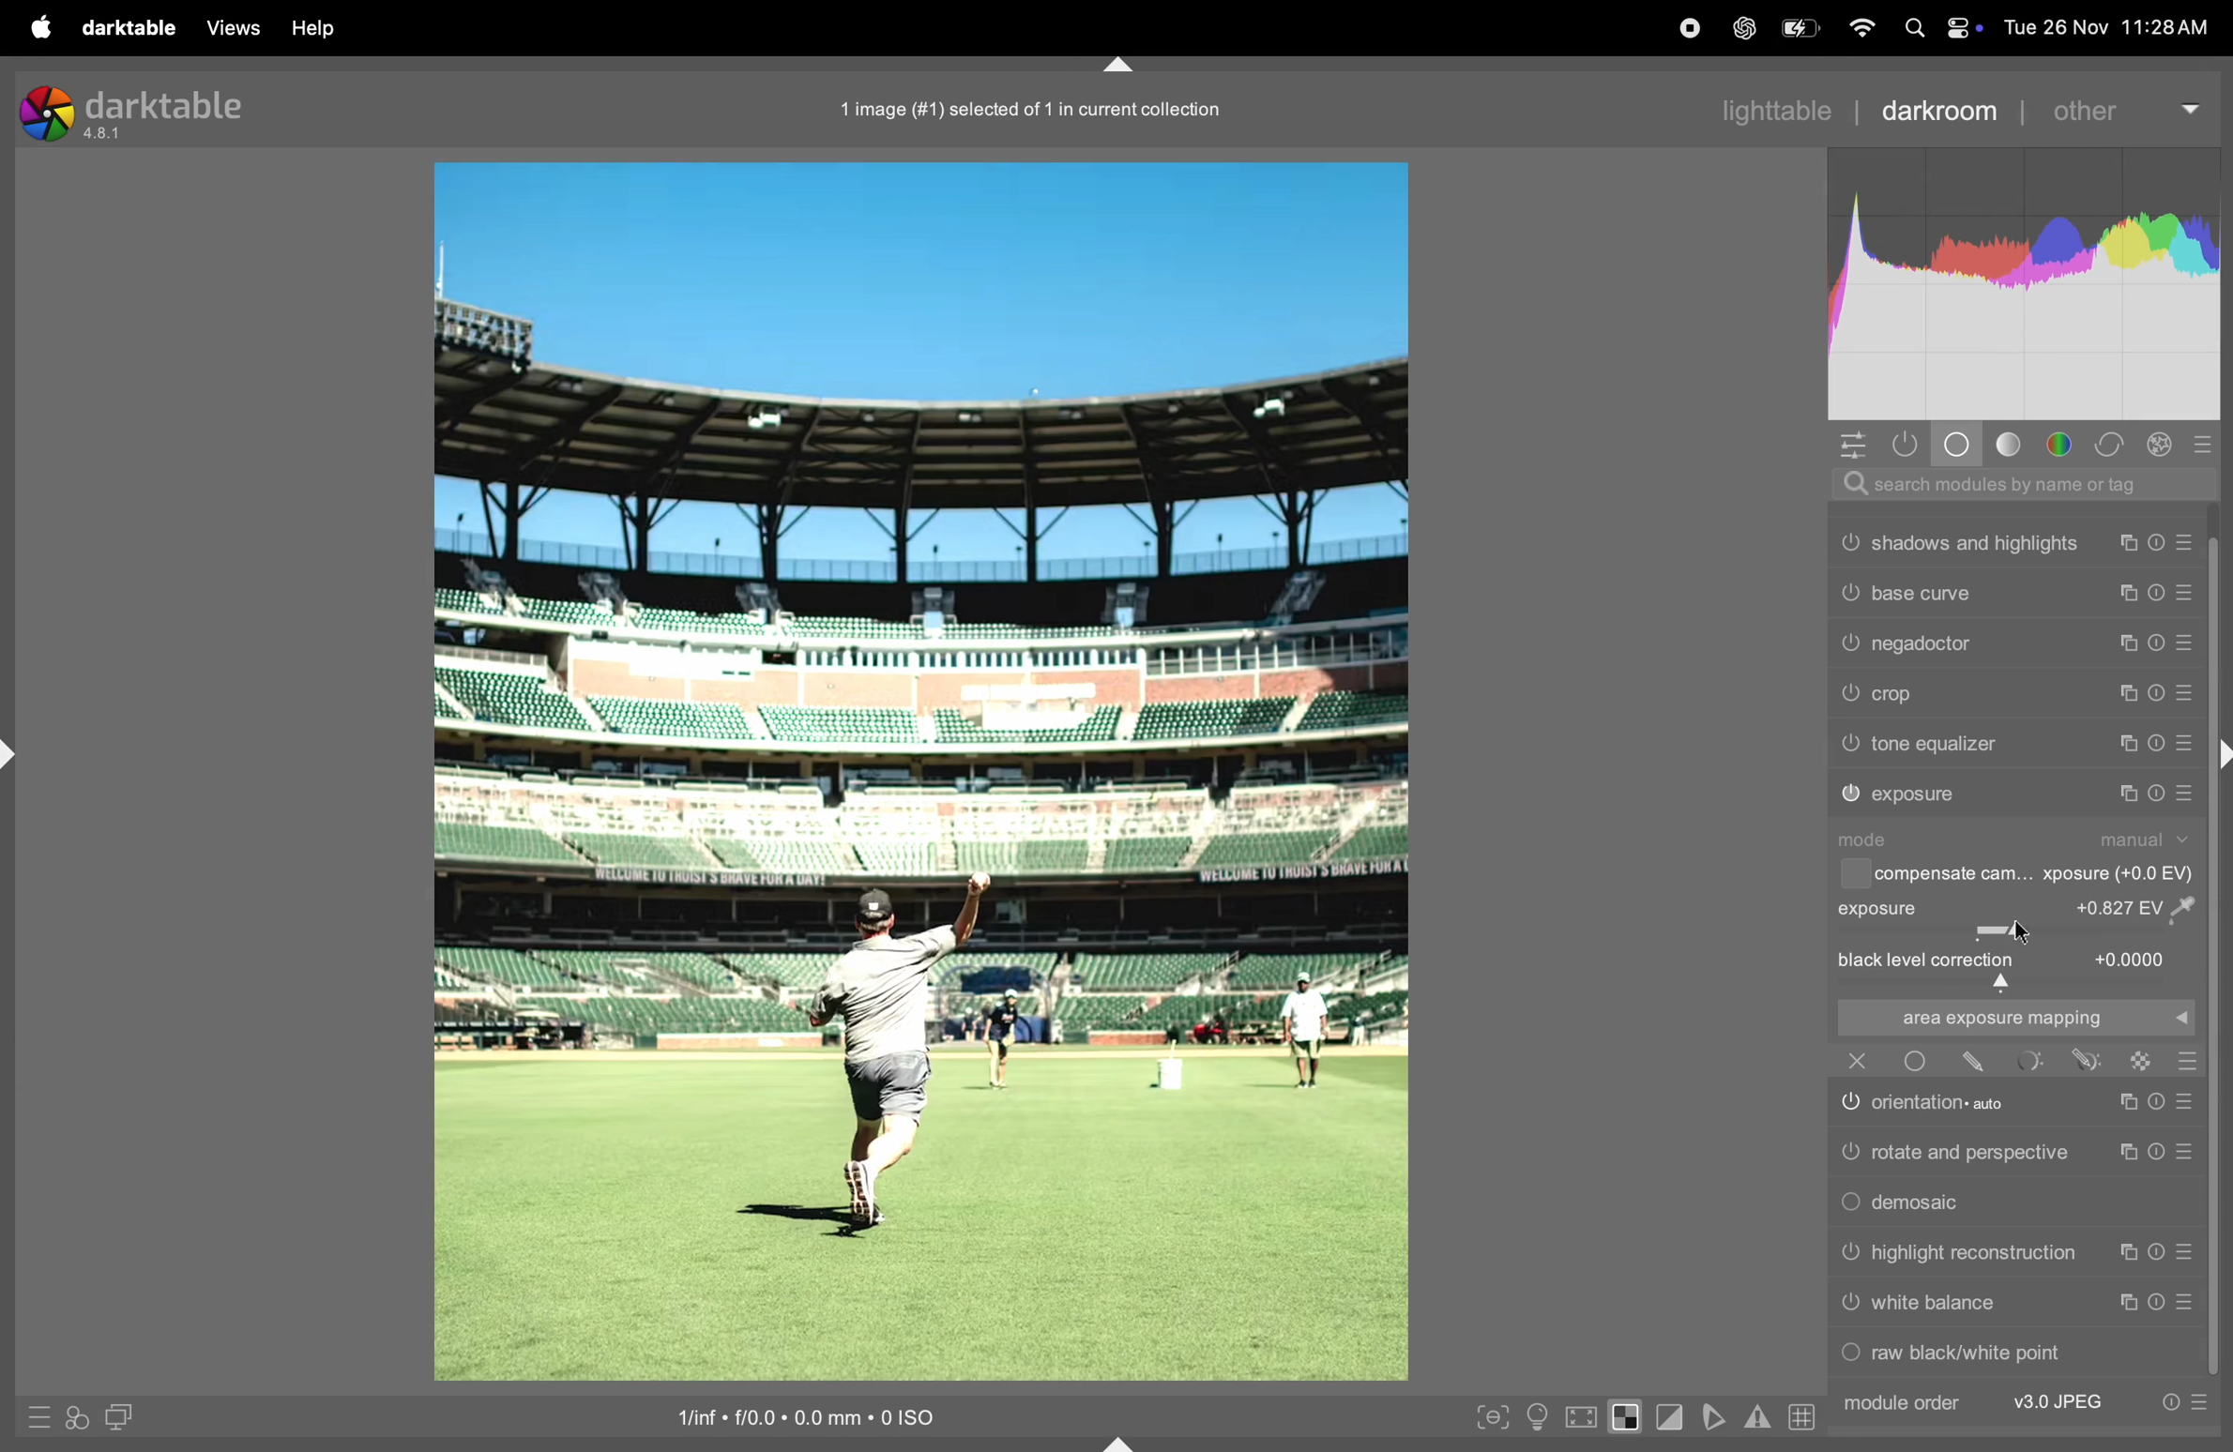  What do you see at coordinates (1851, 794) in the screenshot?
I see `Switch on or off` at bounding box center [1851, 794].